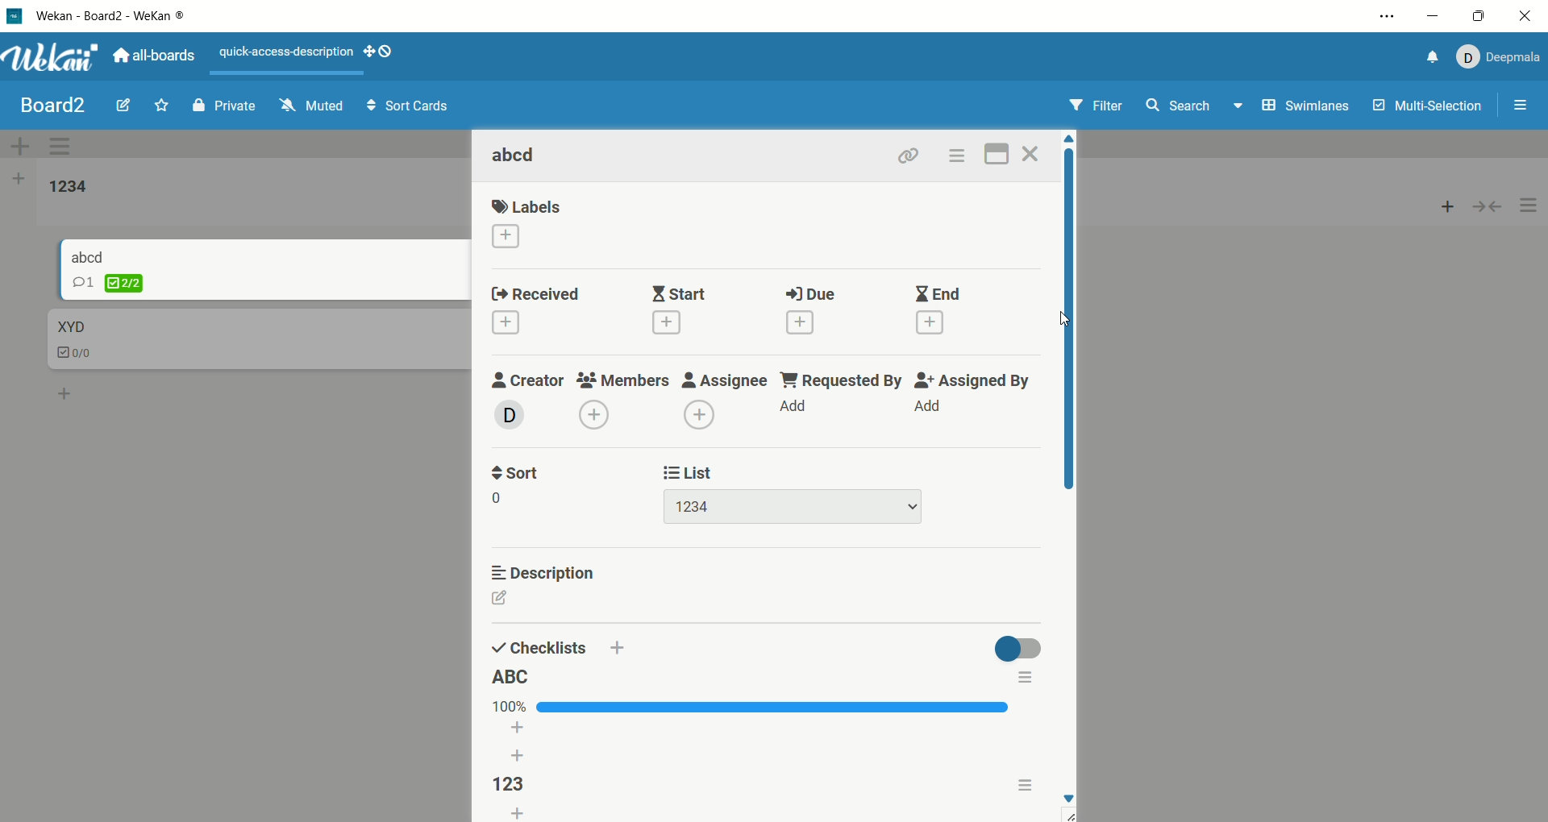 The image size is (1548, 822). Describe the element at coordinates (1529, 206) in the screenshot. I see `options` at that location.